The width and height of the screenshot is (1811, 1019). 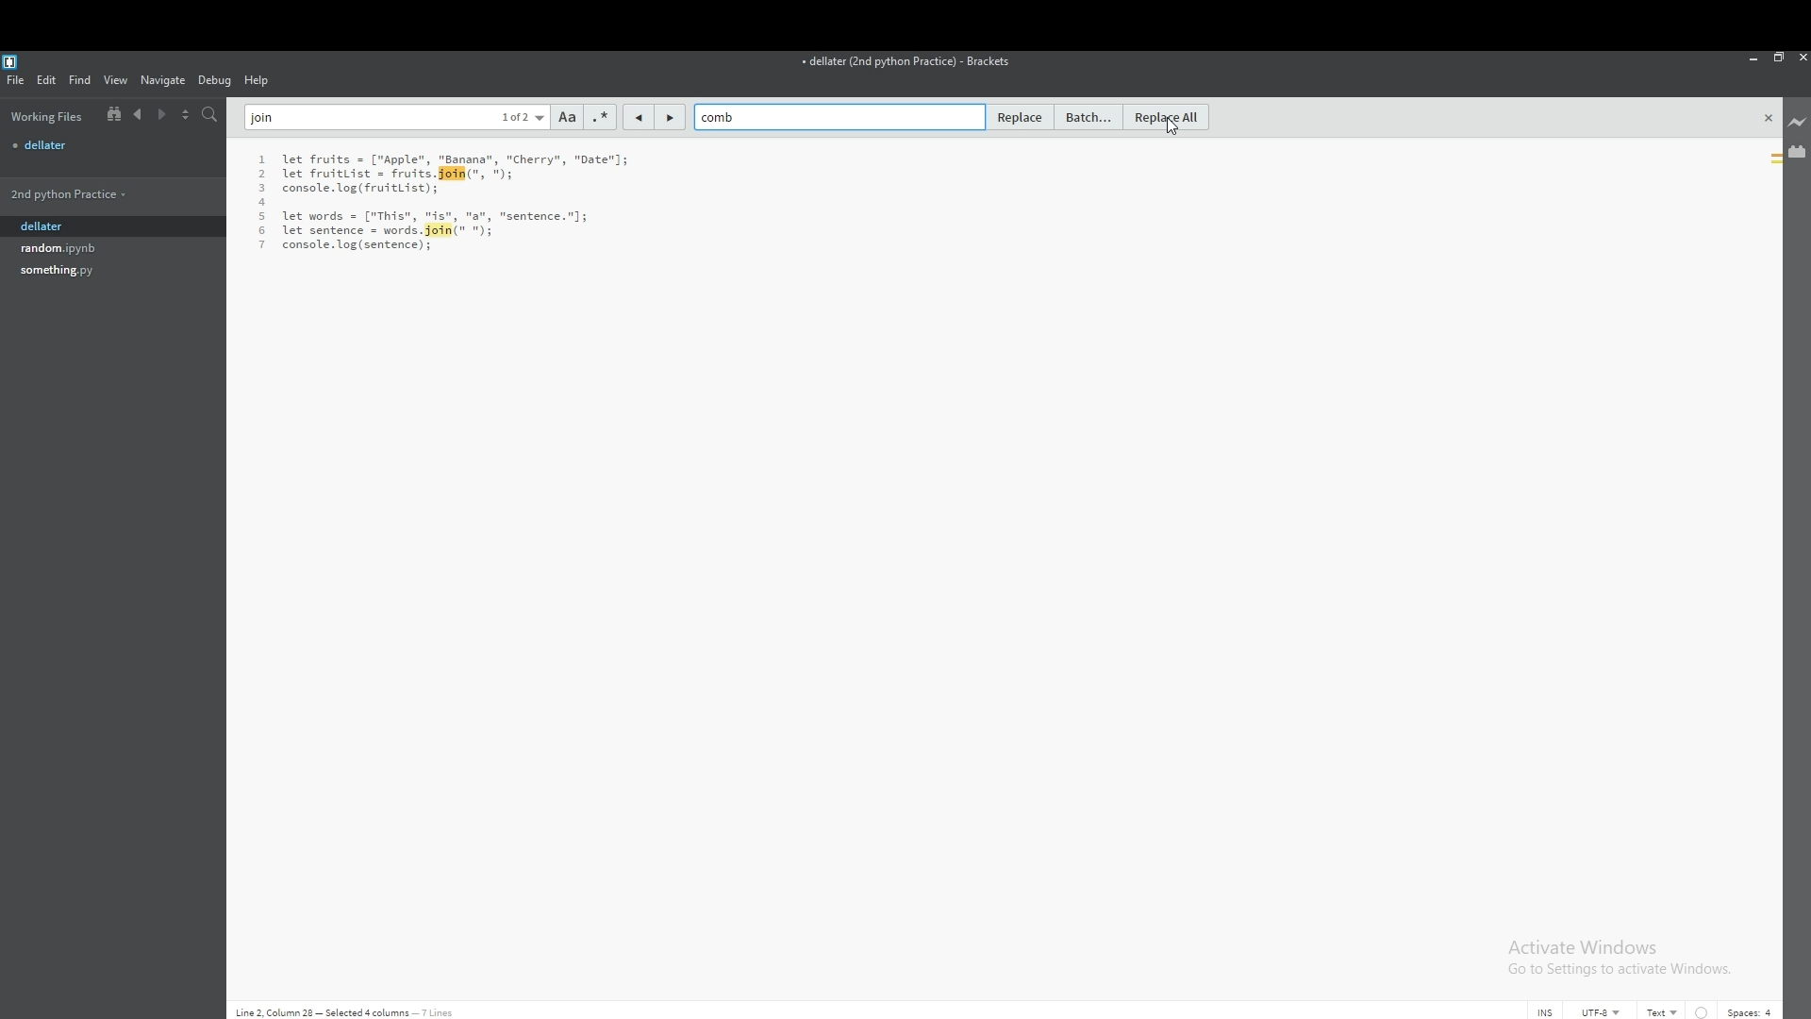 I want to click on help, so click(x=258, y=81).